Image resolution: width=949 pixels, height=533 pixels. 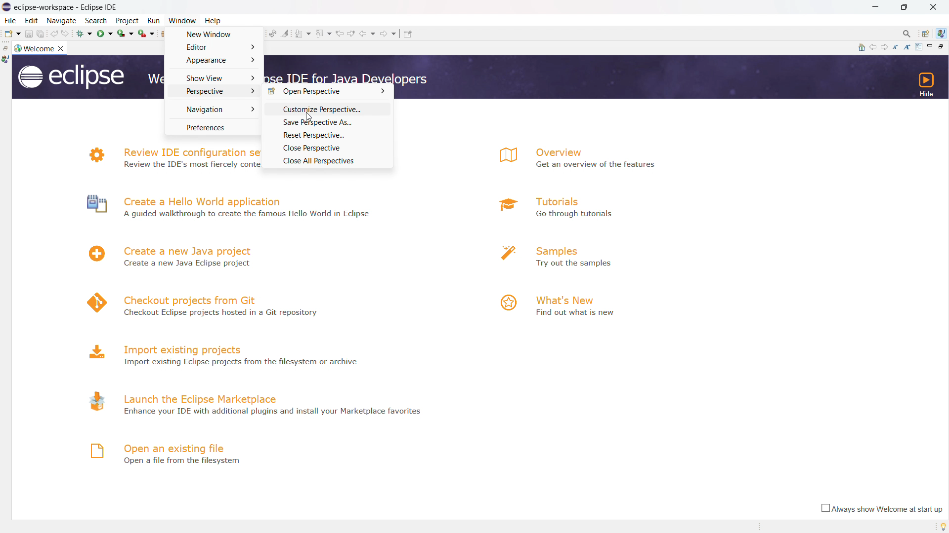 I want to click on close, so click(x=62, y=48).